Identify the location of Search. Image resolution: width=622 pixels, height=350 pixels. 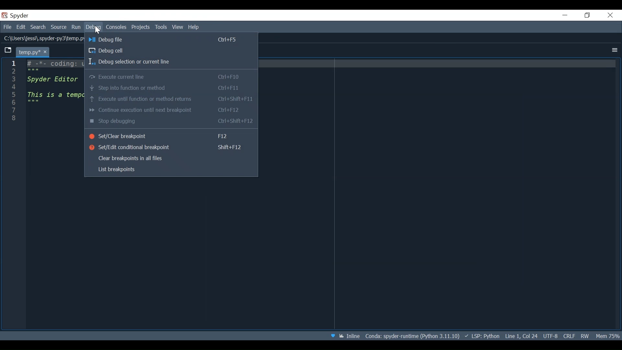
(38, 28).